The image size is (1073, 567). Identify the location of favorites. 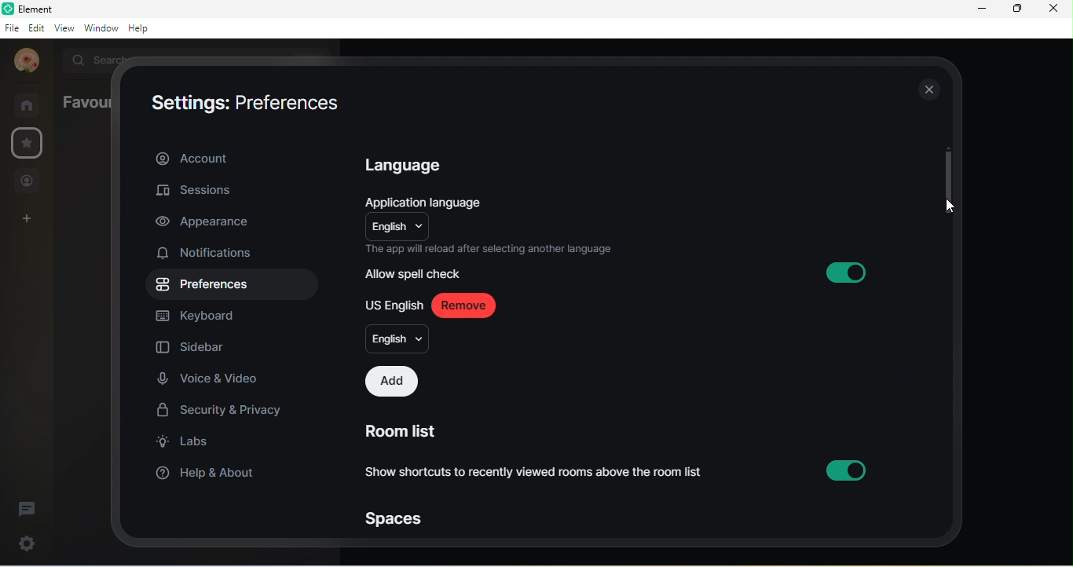
(26, 143).